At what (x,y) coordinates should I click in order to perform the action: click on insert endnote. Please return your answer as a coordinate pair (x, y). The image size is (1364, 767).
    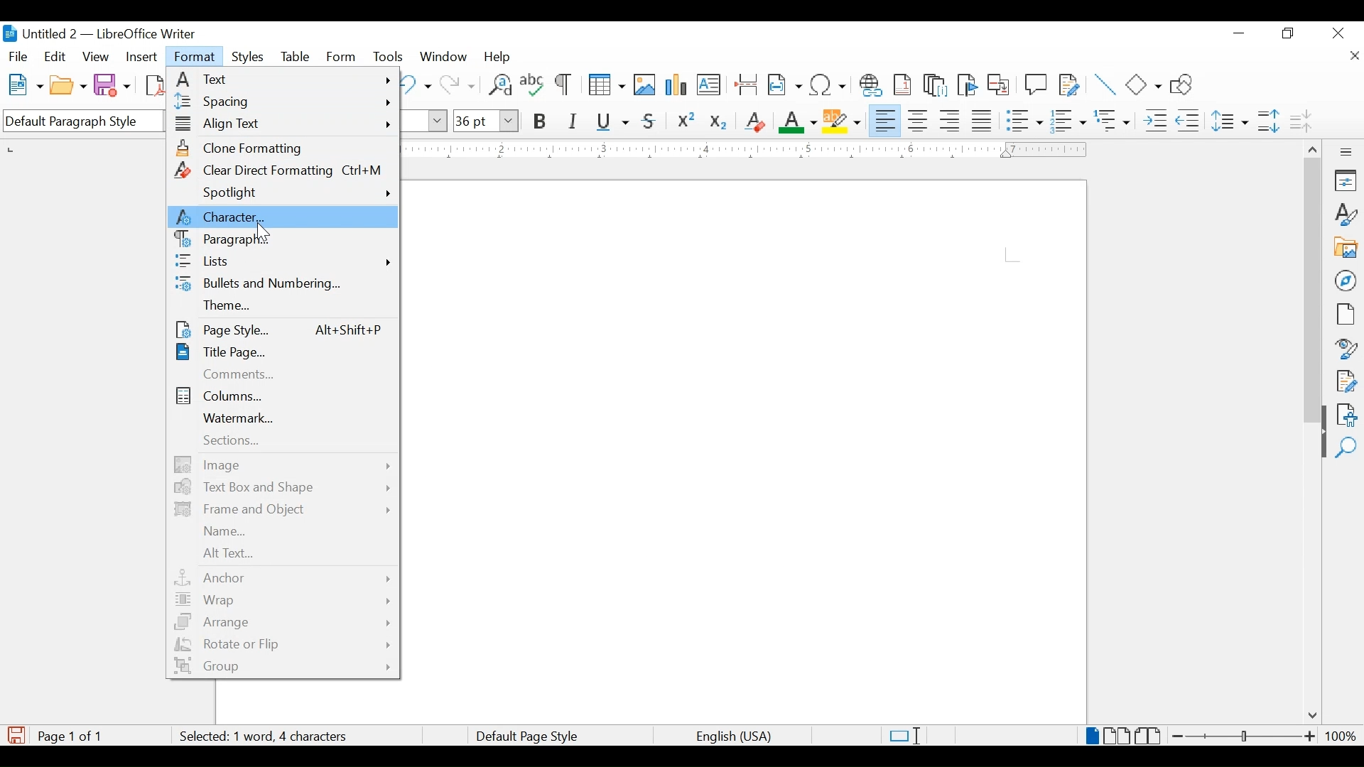
    Looking at the image, I should click on (936, 85).